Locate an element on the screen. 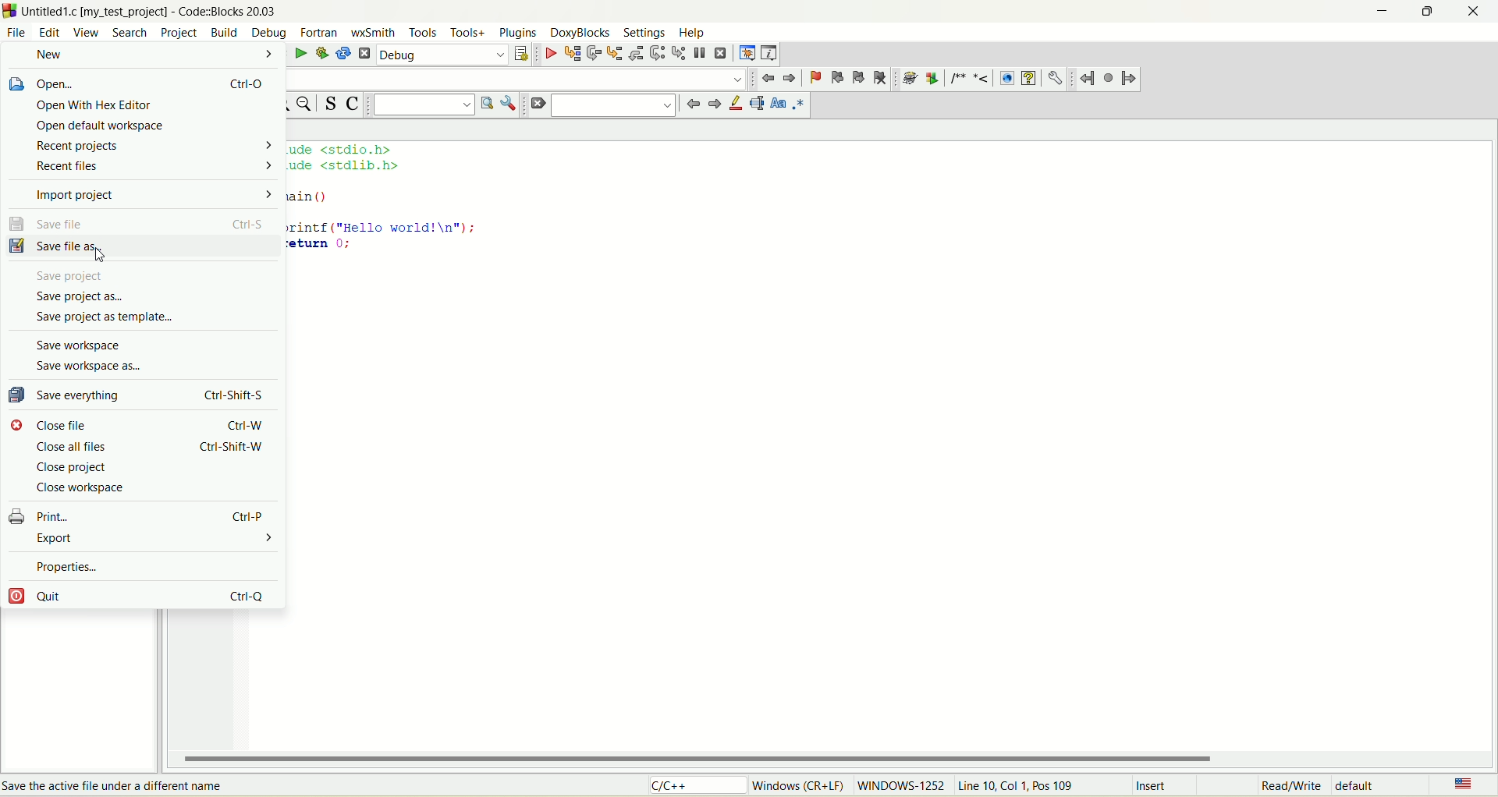 The height and width of the screenshot is (797, 1498). clear is located at coordinates (537, 104).